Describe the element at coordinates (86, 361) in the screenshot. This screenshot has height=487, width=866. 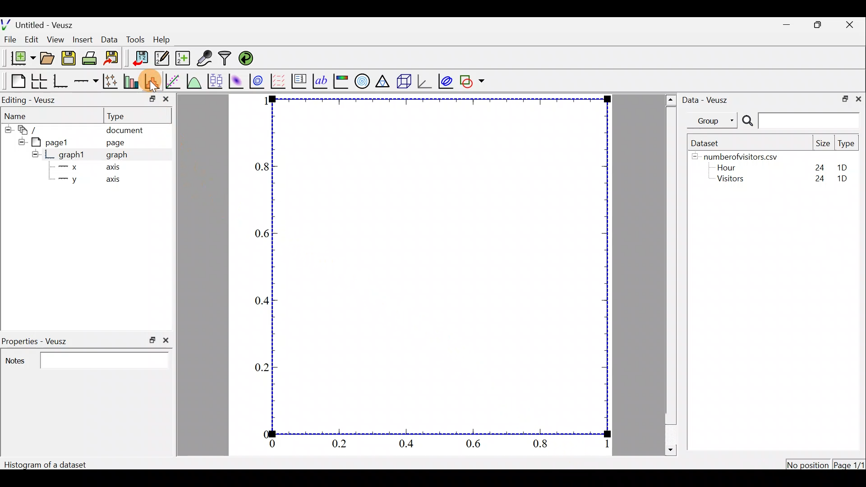
I see `Notes` at that location.